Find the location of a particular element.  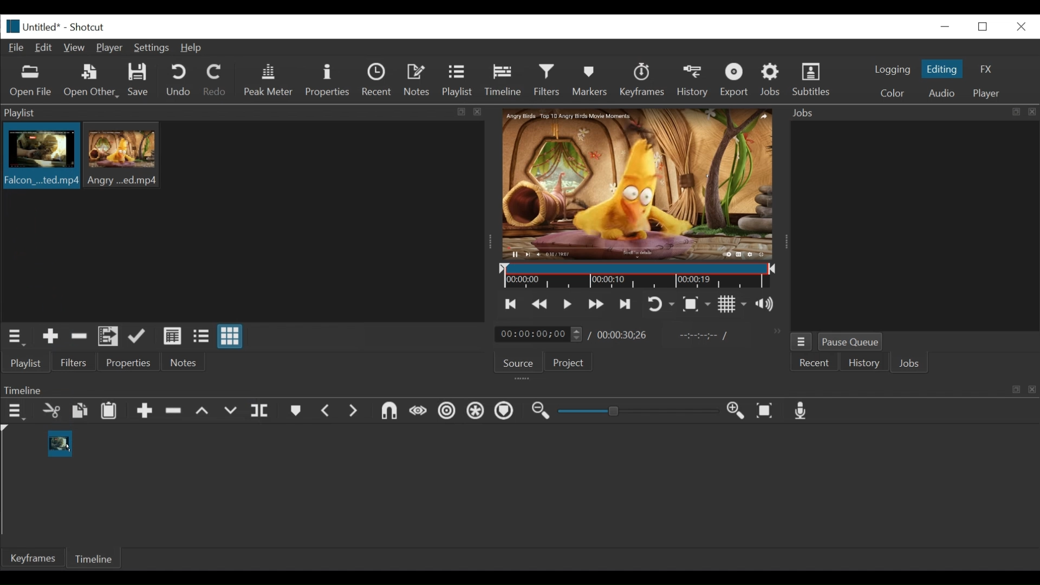

Keyframes is located at coordinates (34, 558).